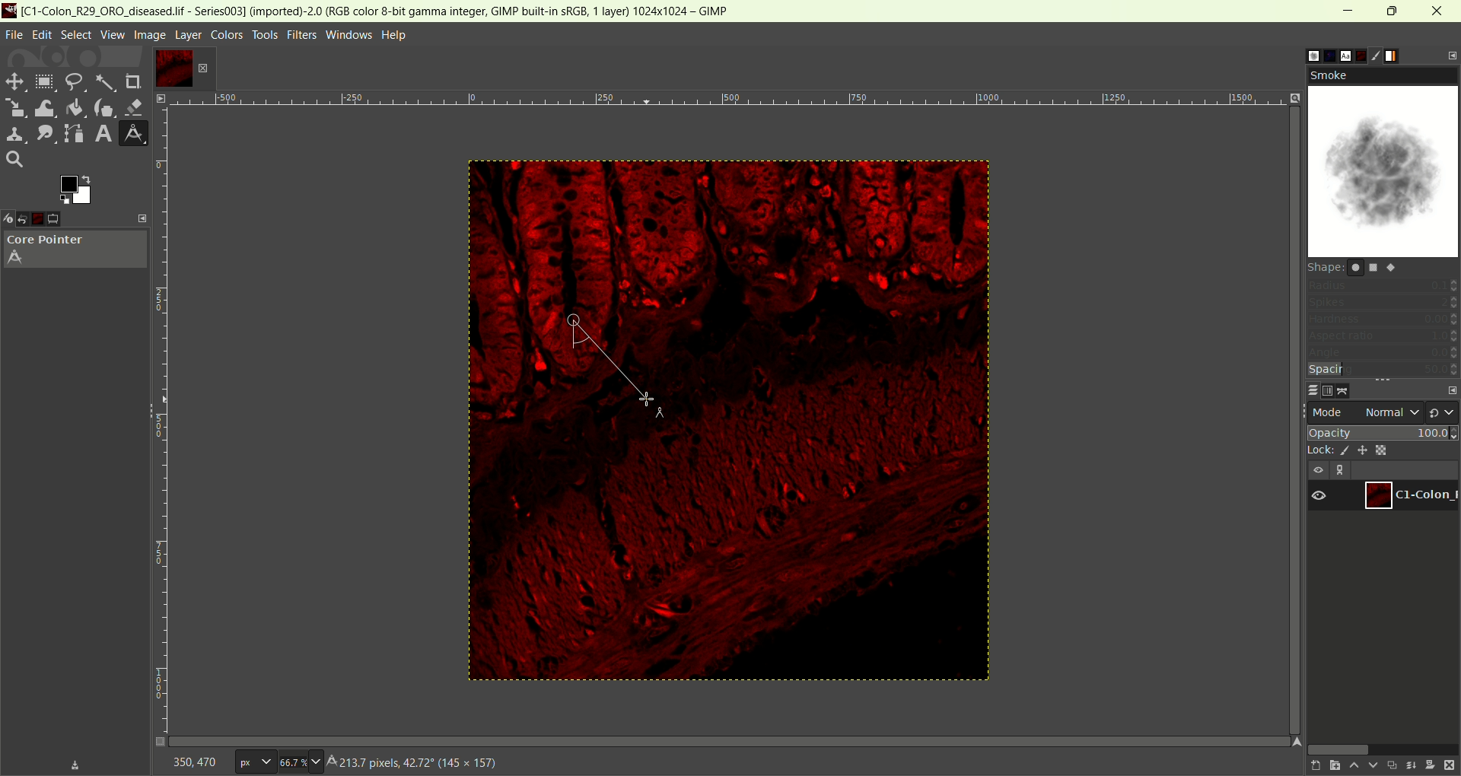 The width and height of the screenshot is (1461, 776). Describe the element at coordinates (47, 219) in the screenshot. I see `images` at that location.